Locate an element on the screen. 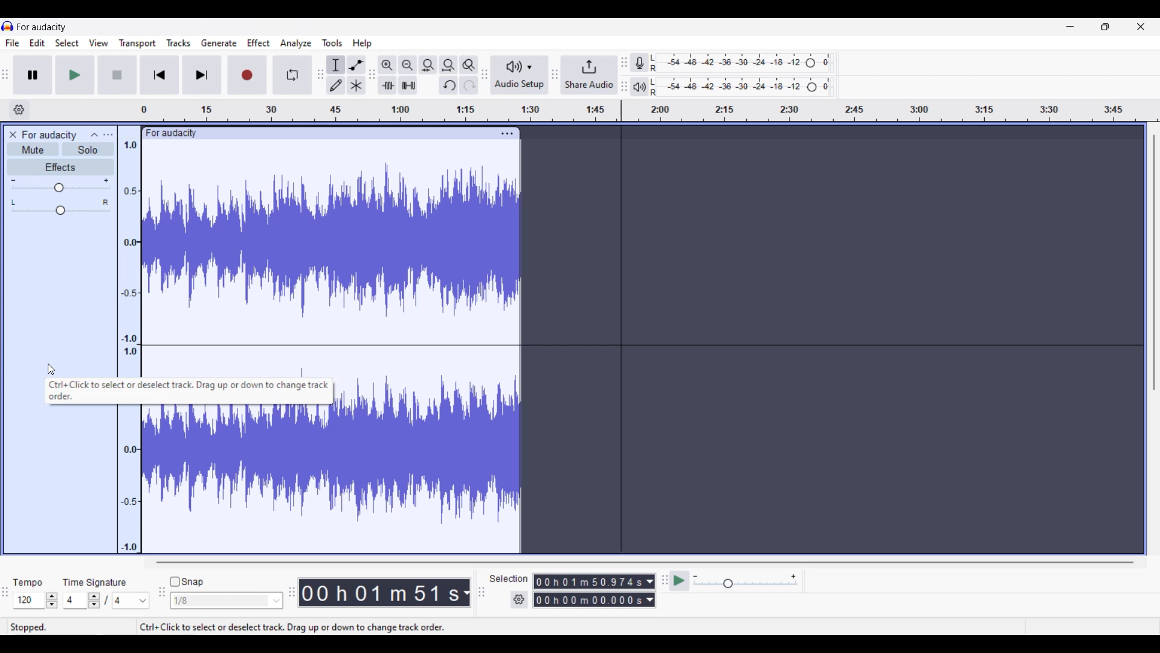  Settings is located at coordinates (520, 600).